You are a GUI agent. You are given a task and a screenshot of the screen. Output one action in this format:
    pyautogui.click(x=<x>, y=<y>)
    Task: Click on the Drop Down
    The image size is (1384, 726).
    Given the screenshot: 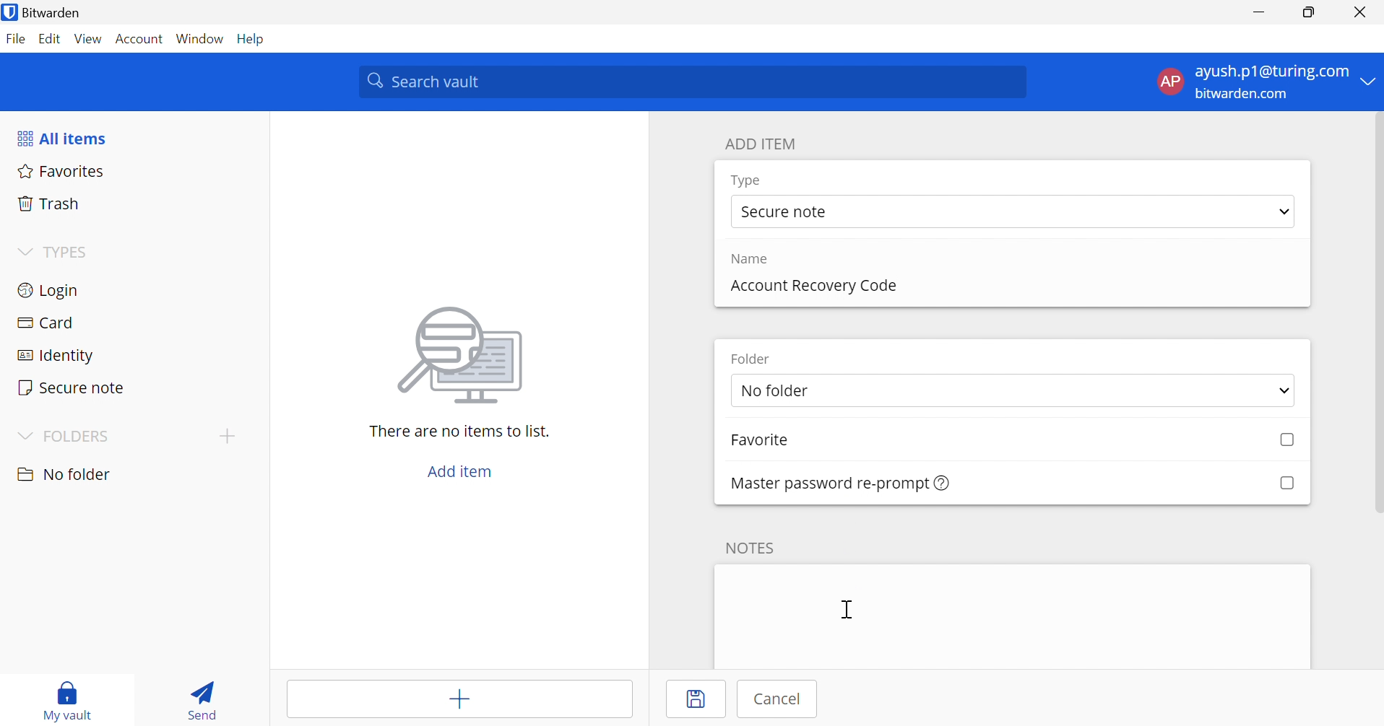 What is the action you would take?
    pyautogui.click(x=1370, y=82)
    